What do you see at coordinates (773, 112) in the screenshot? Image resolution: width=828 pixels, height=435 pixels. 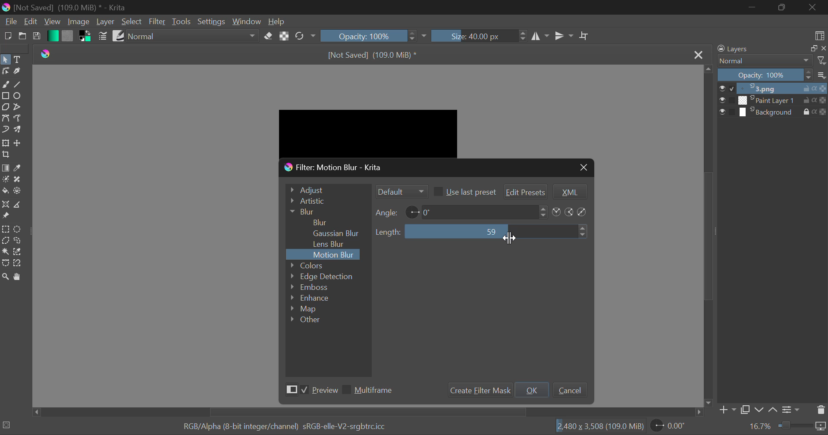 I see `Background` at bounding box center [773, 112].